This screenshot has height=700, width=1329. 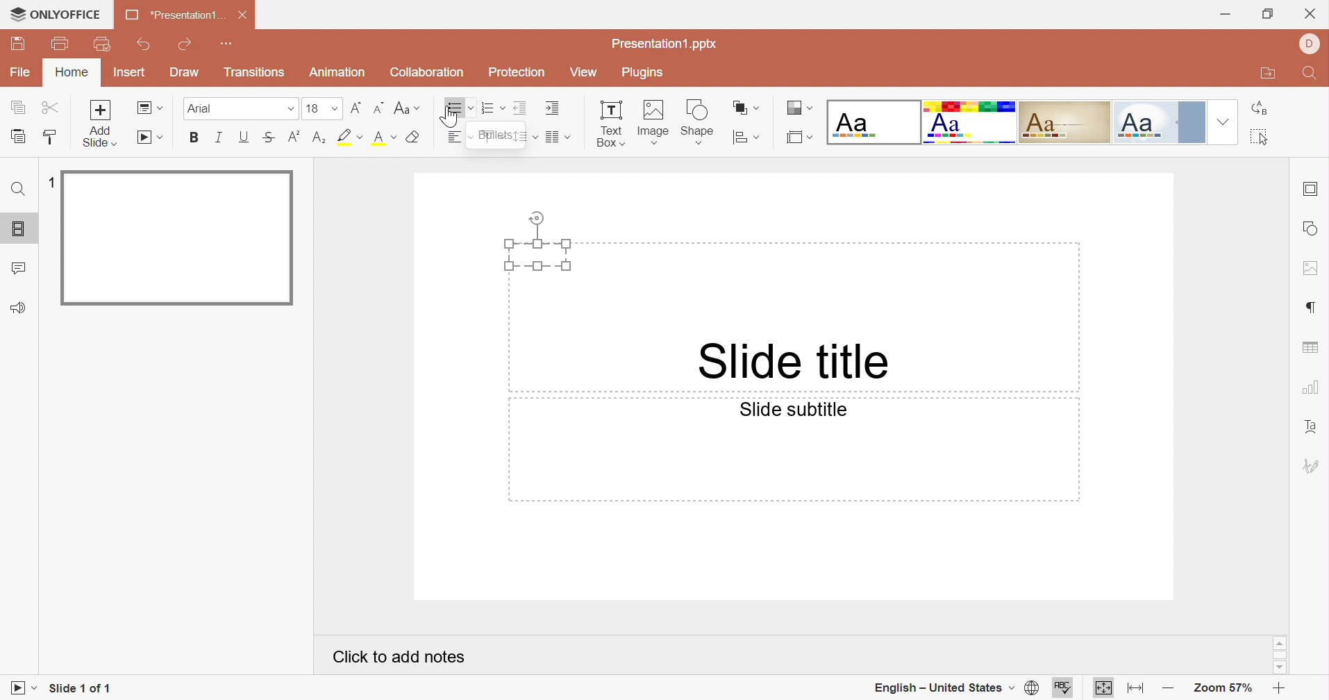 I want to click on Font, so click(x=203, y=109).